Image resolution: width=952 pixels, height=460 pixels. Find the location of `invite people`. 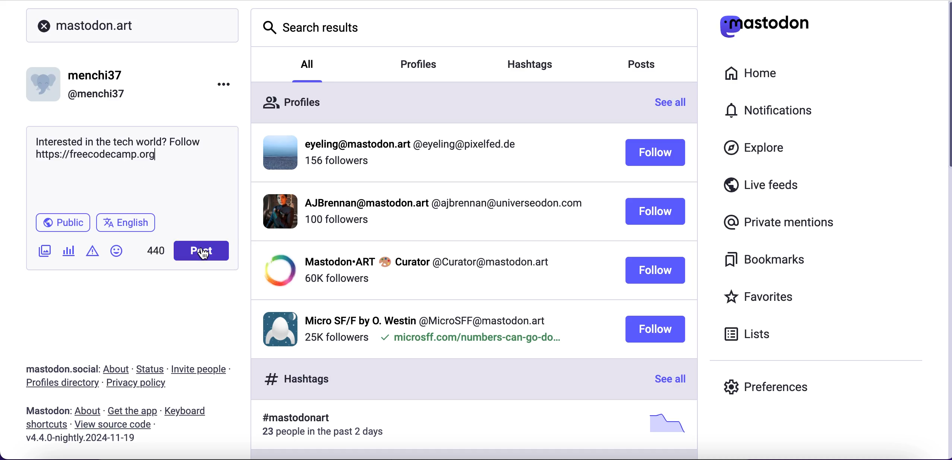

invite people is located at coordinates (205, 370).